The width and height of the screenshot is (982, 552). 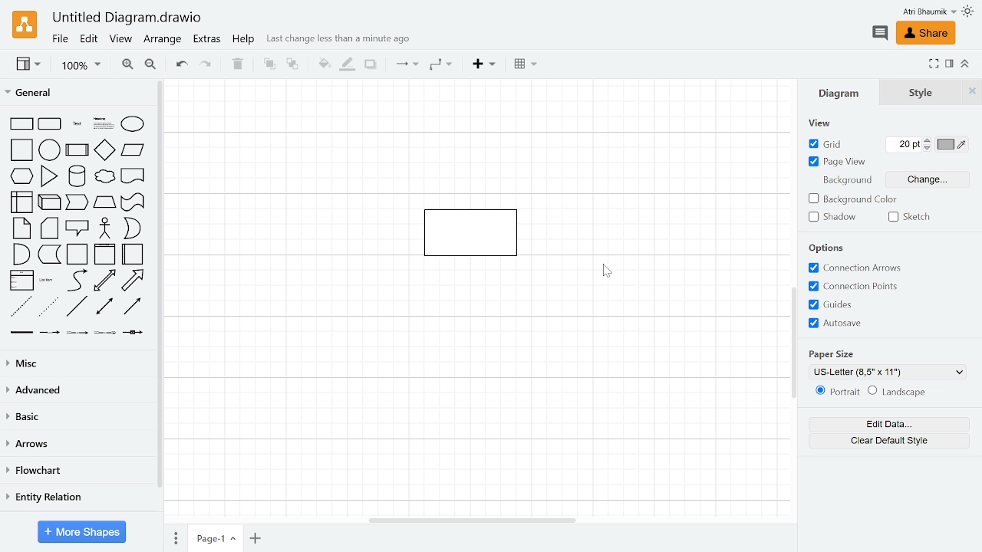 I want to click on Basic, so click(x=78, y=416).